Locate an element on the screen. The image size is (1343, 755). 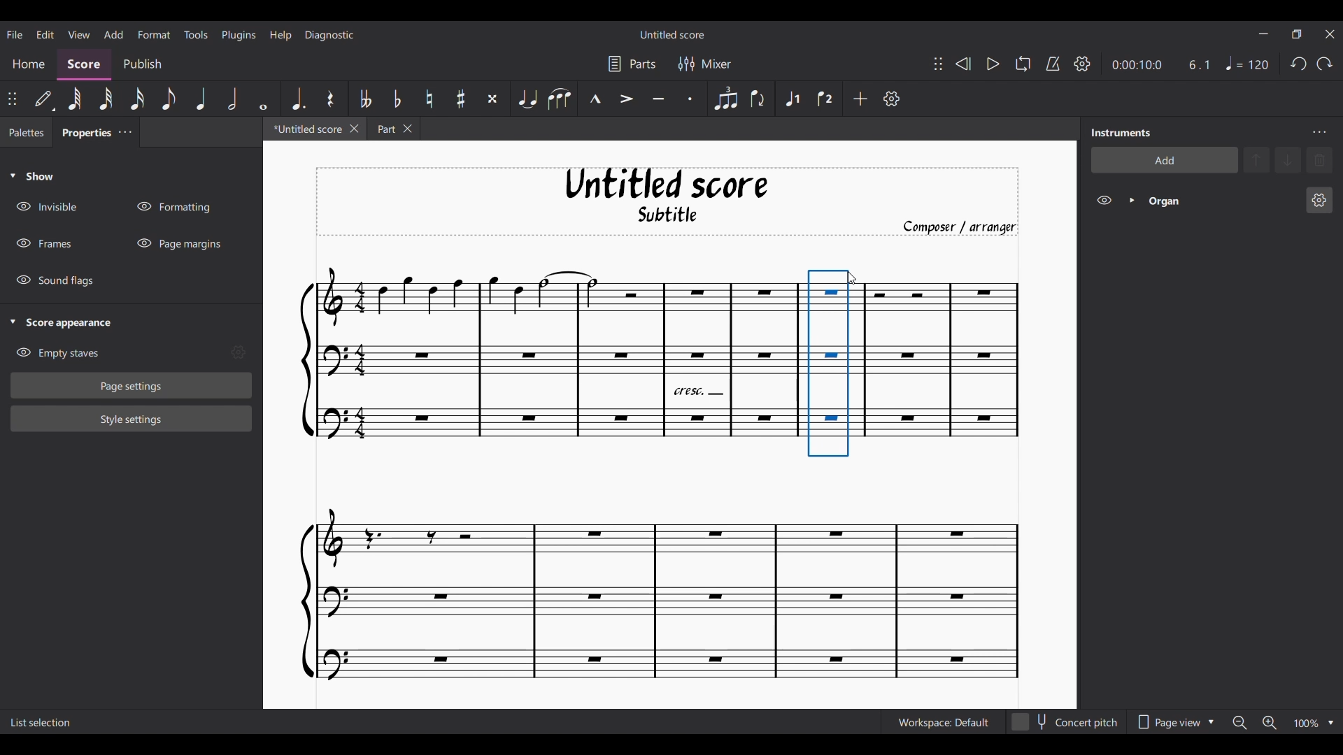
Instruments panel settings is located at coordinates (1319, 132).